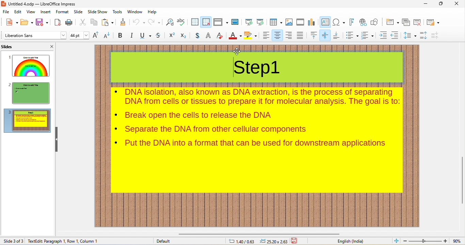 The height and width of the screenshot is (245, 465). What do you see at coordinates (108, 23) in the screenshot?
I see `paste` at bounding box center [108, 23].